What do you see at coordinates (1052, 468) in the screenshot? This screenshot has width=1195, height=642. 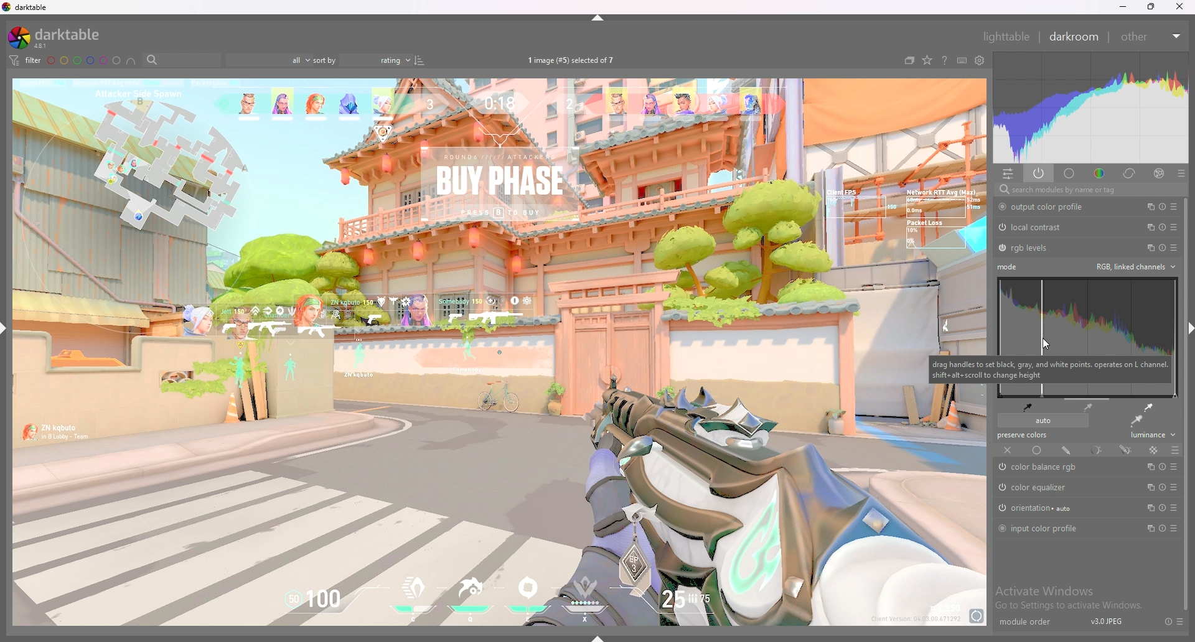 I see `color balance rgb` at bounding box center [1052, 468].